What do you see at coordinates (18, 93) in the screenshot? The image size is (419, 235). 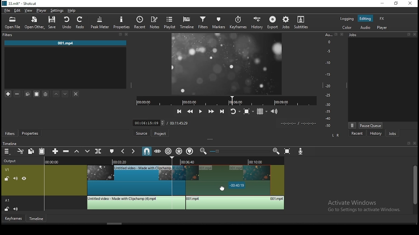 I see `remove selected filters` at bounding box center [18, 93].